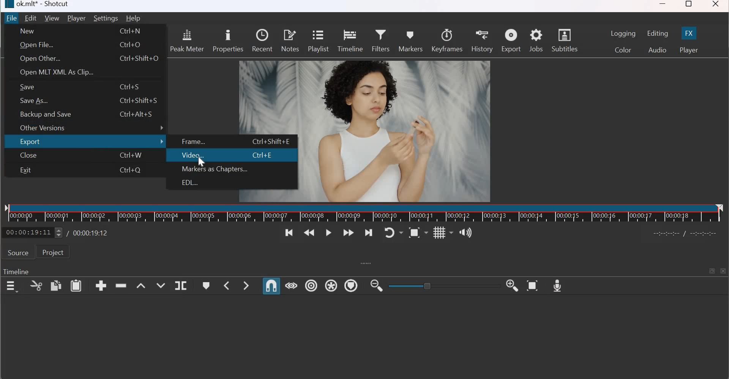  I want to click on Play quickly backwards, so click(309, 233).